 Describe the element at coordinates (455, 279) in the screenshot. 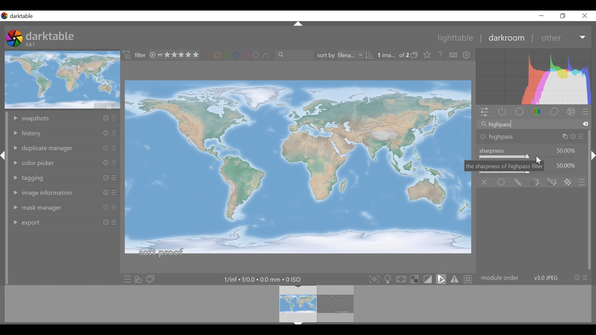

I see `toggle gamut checking` at that location.